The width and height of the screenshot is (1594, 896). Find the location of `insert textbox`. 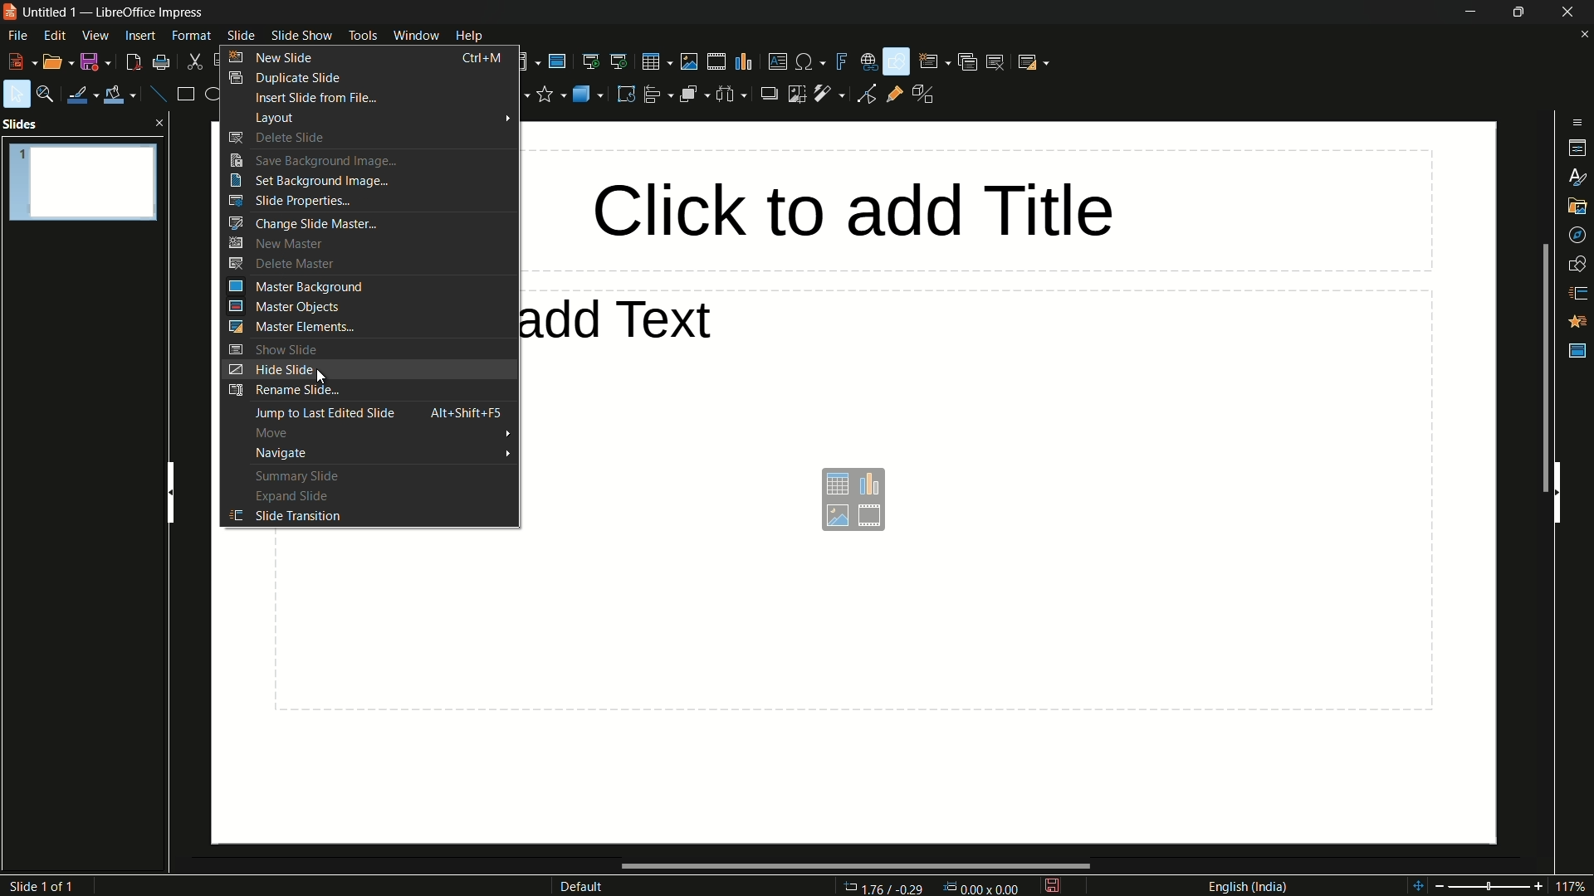

insert textbox is located at coordinates (777, 61).